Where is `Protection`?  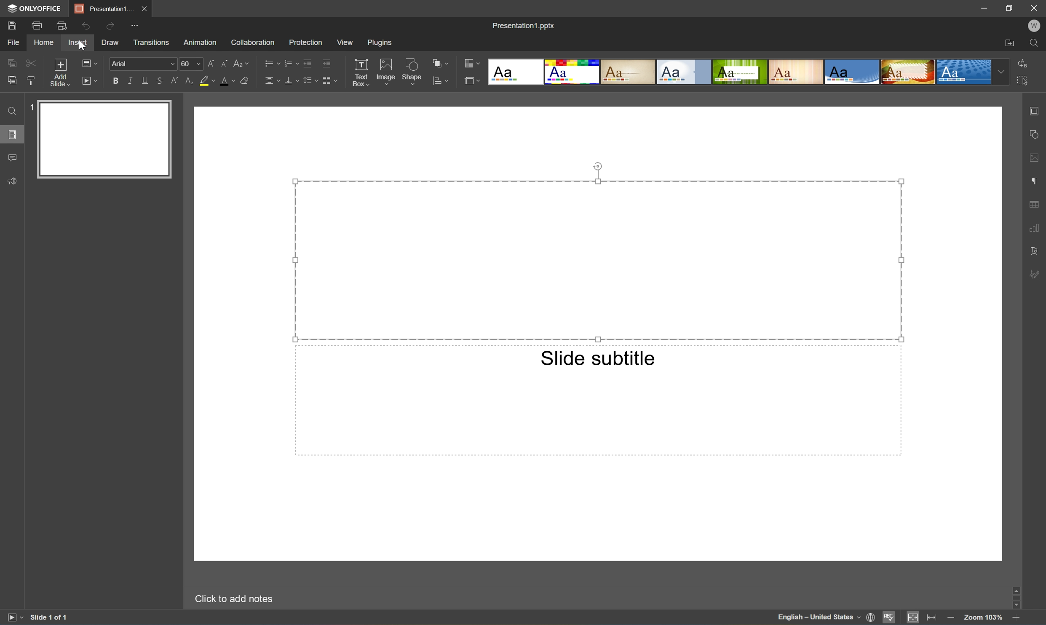
Protection is located at coordinates (305, 42).